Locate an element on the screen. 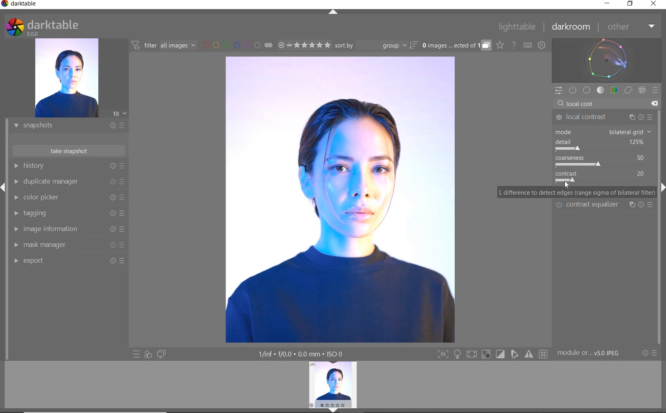 This screenshot has width=666, height=413. RESTORE is located at coordinates (632, 4).